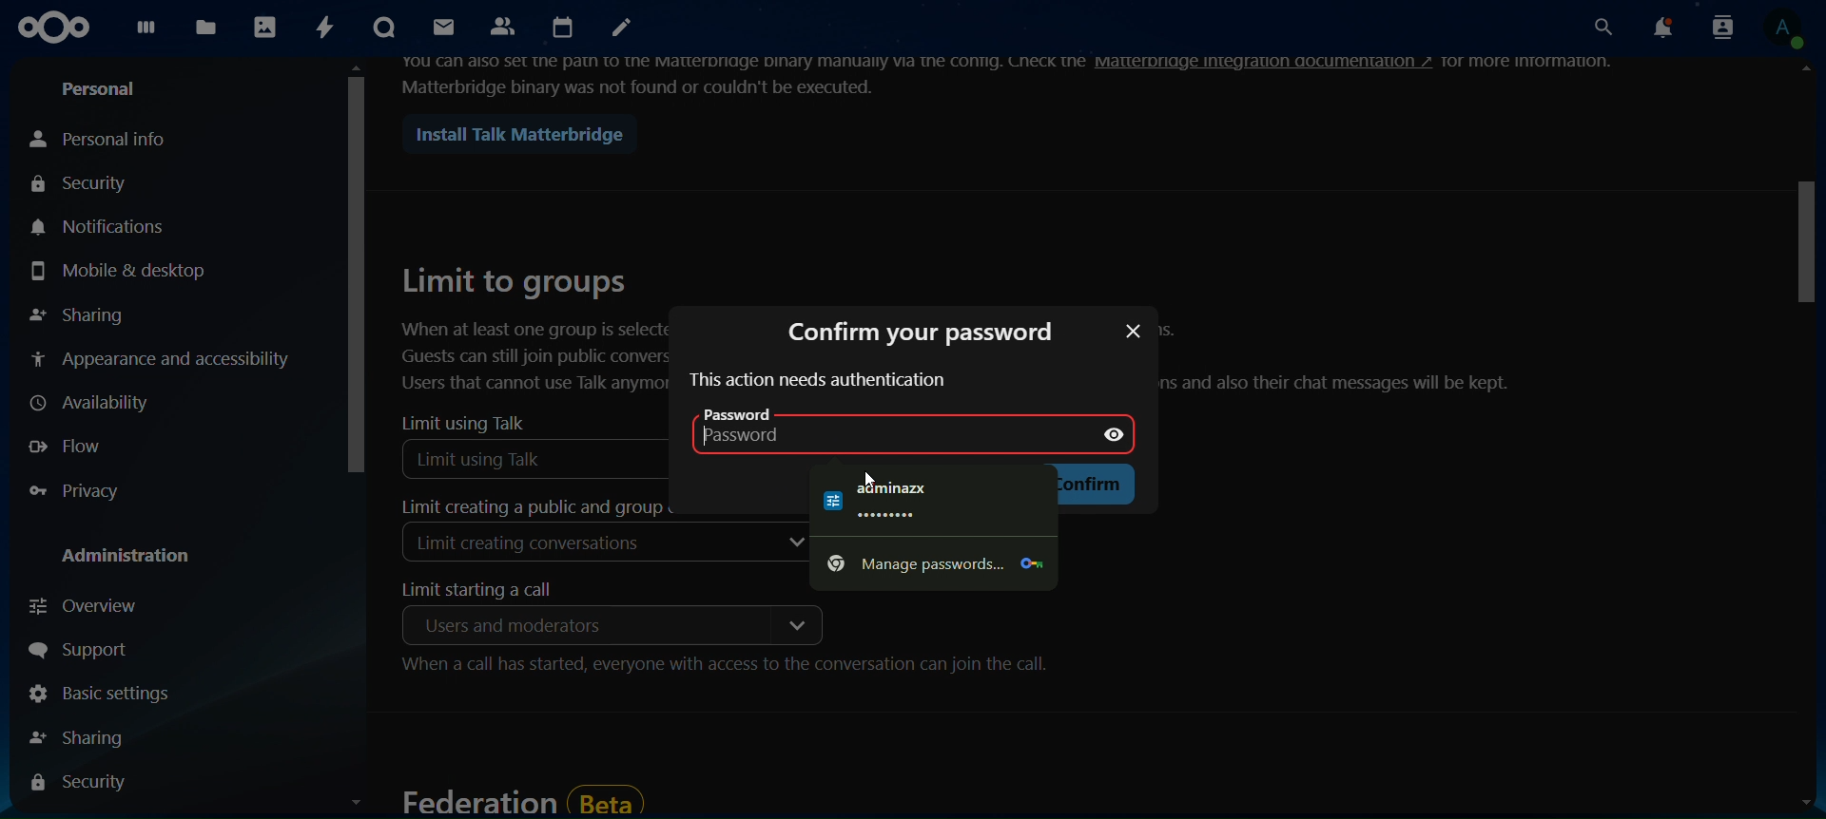 The width and height of the screenshot is (1826, 819). I want to click on scroll bar, so click(358, 443).